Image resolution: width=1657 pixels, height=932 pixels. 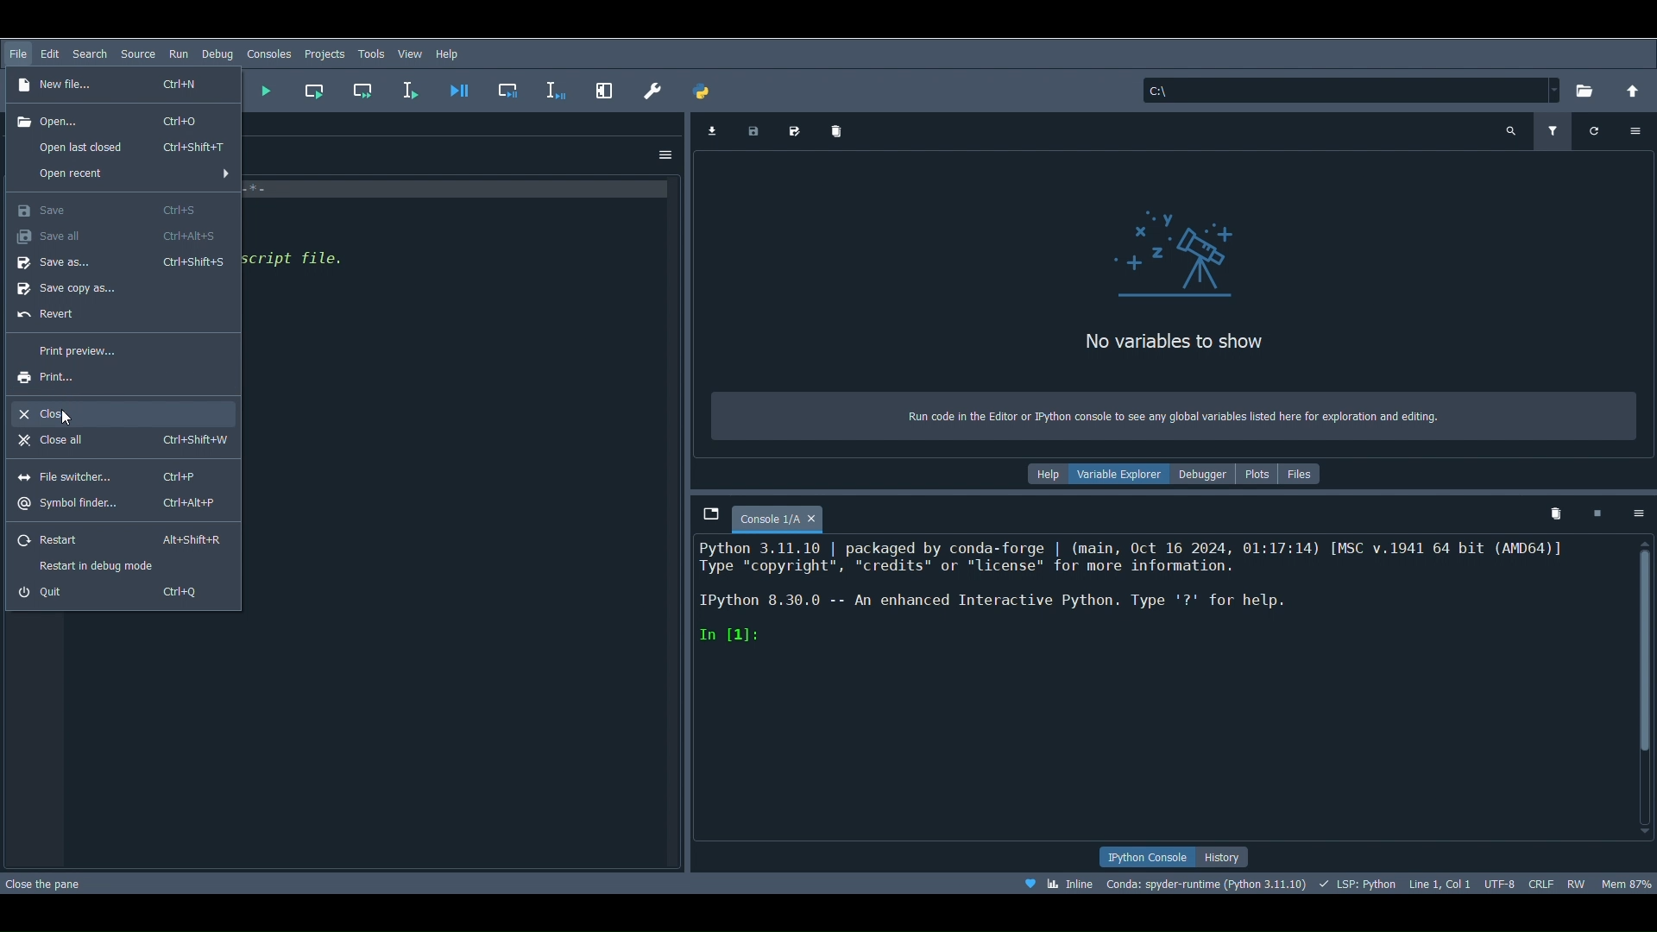 I want to click on Variable explorer, so click(x=1122, y=471).